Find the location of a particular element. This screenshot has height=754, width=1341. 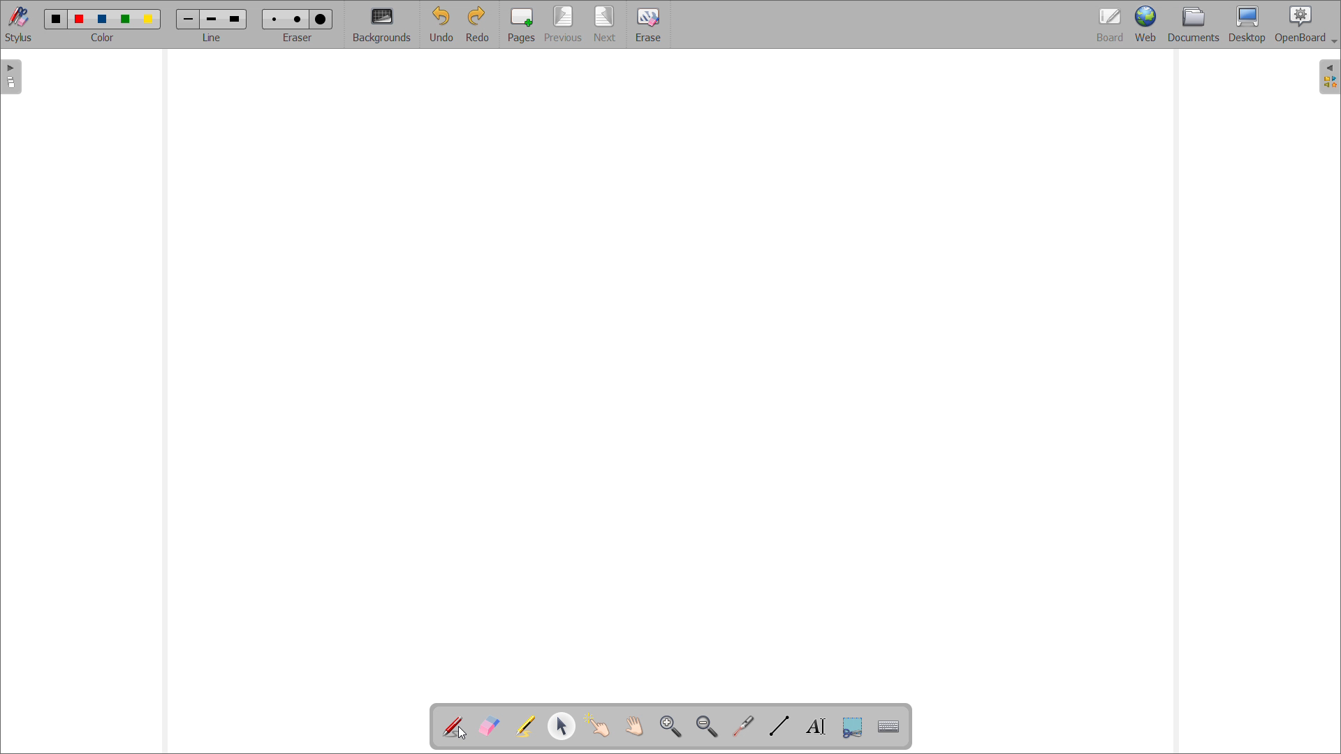

open pages view is located at coordinates (12, 77).